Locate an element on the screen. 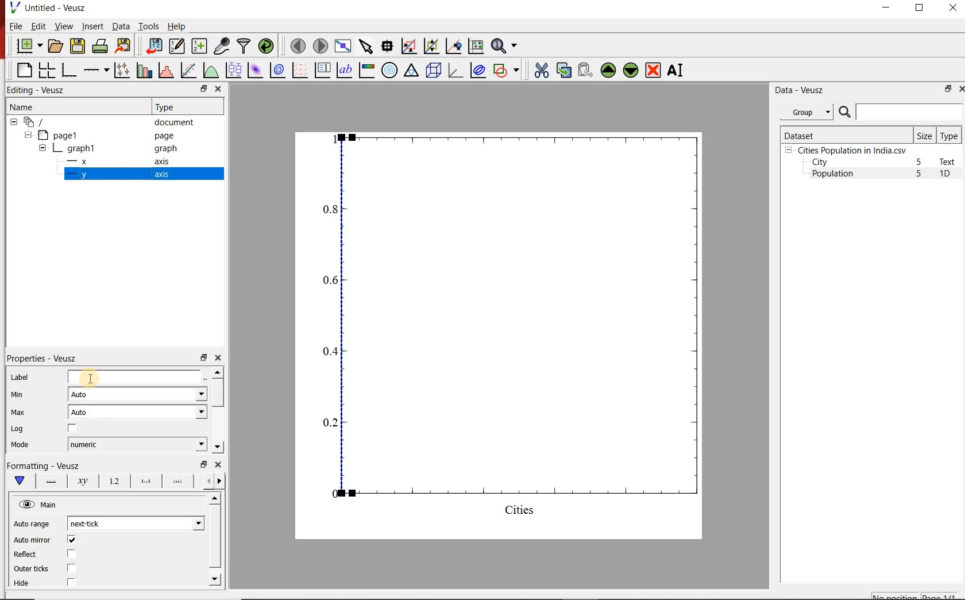 The image size is (965, 600). Population is located at coordinates (833, 175).